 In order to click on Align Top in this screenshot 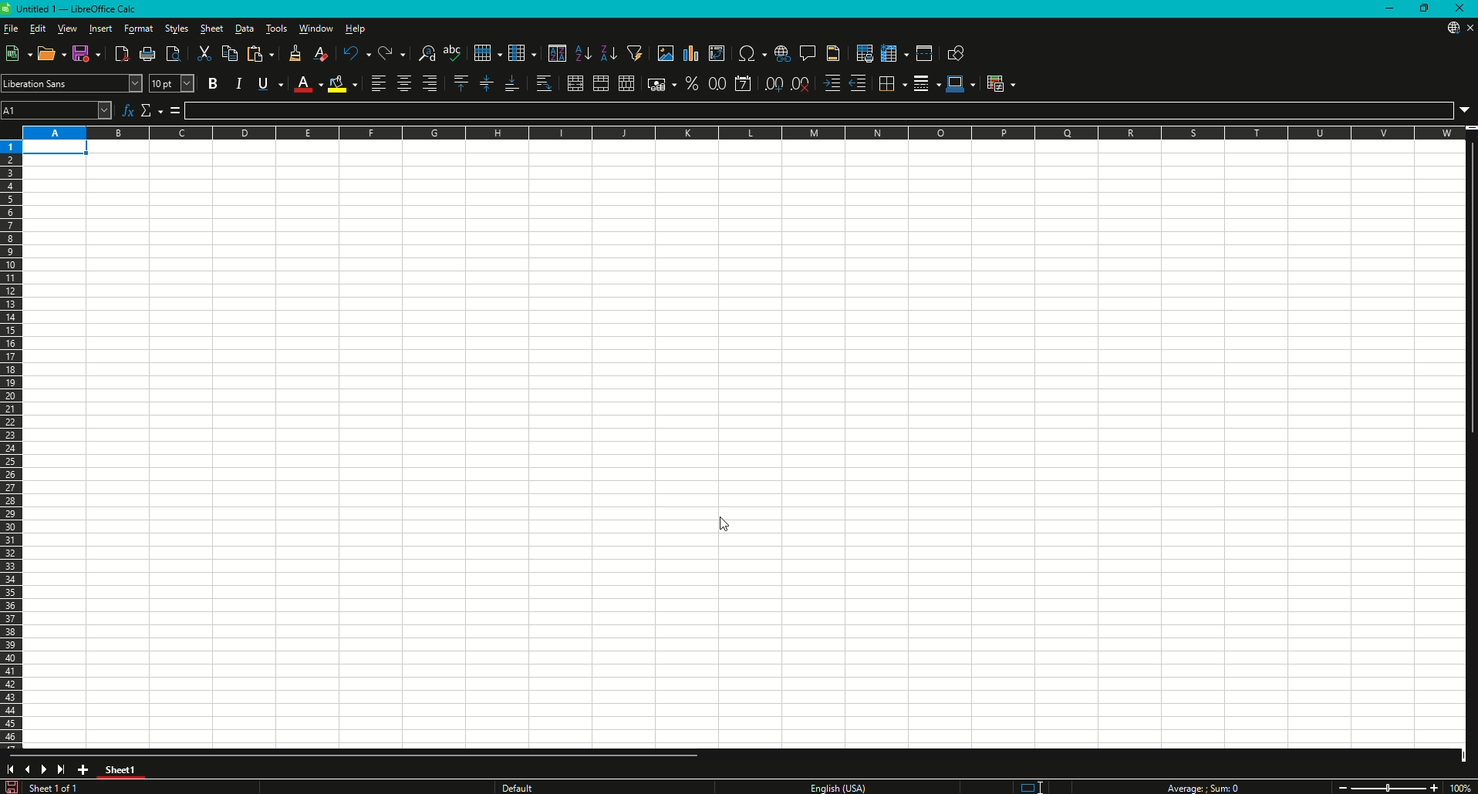, I will do `click(462, 83)`.